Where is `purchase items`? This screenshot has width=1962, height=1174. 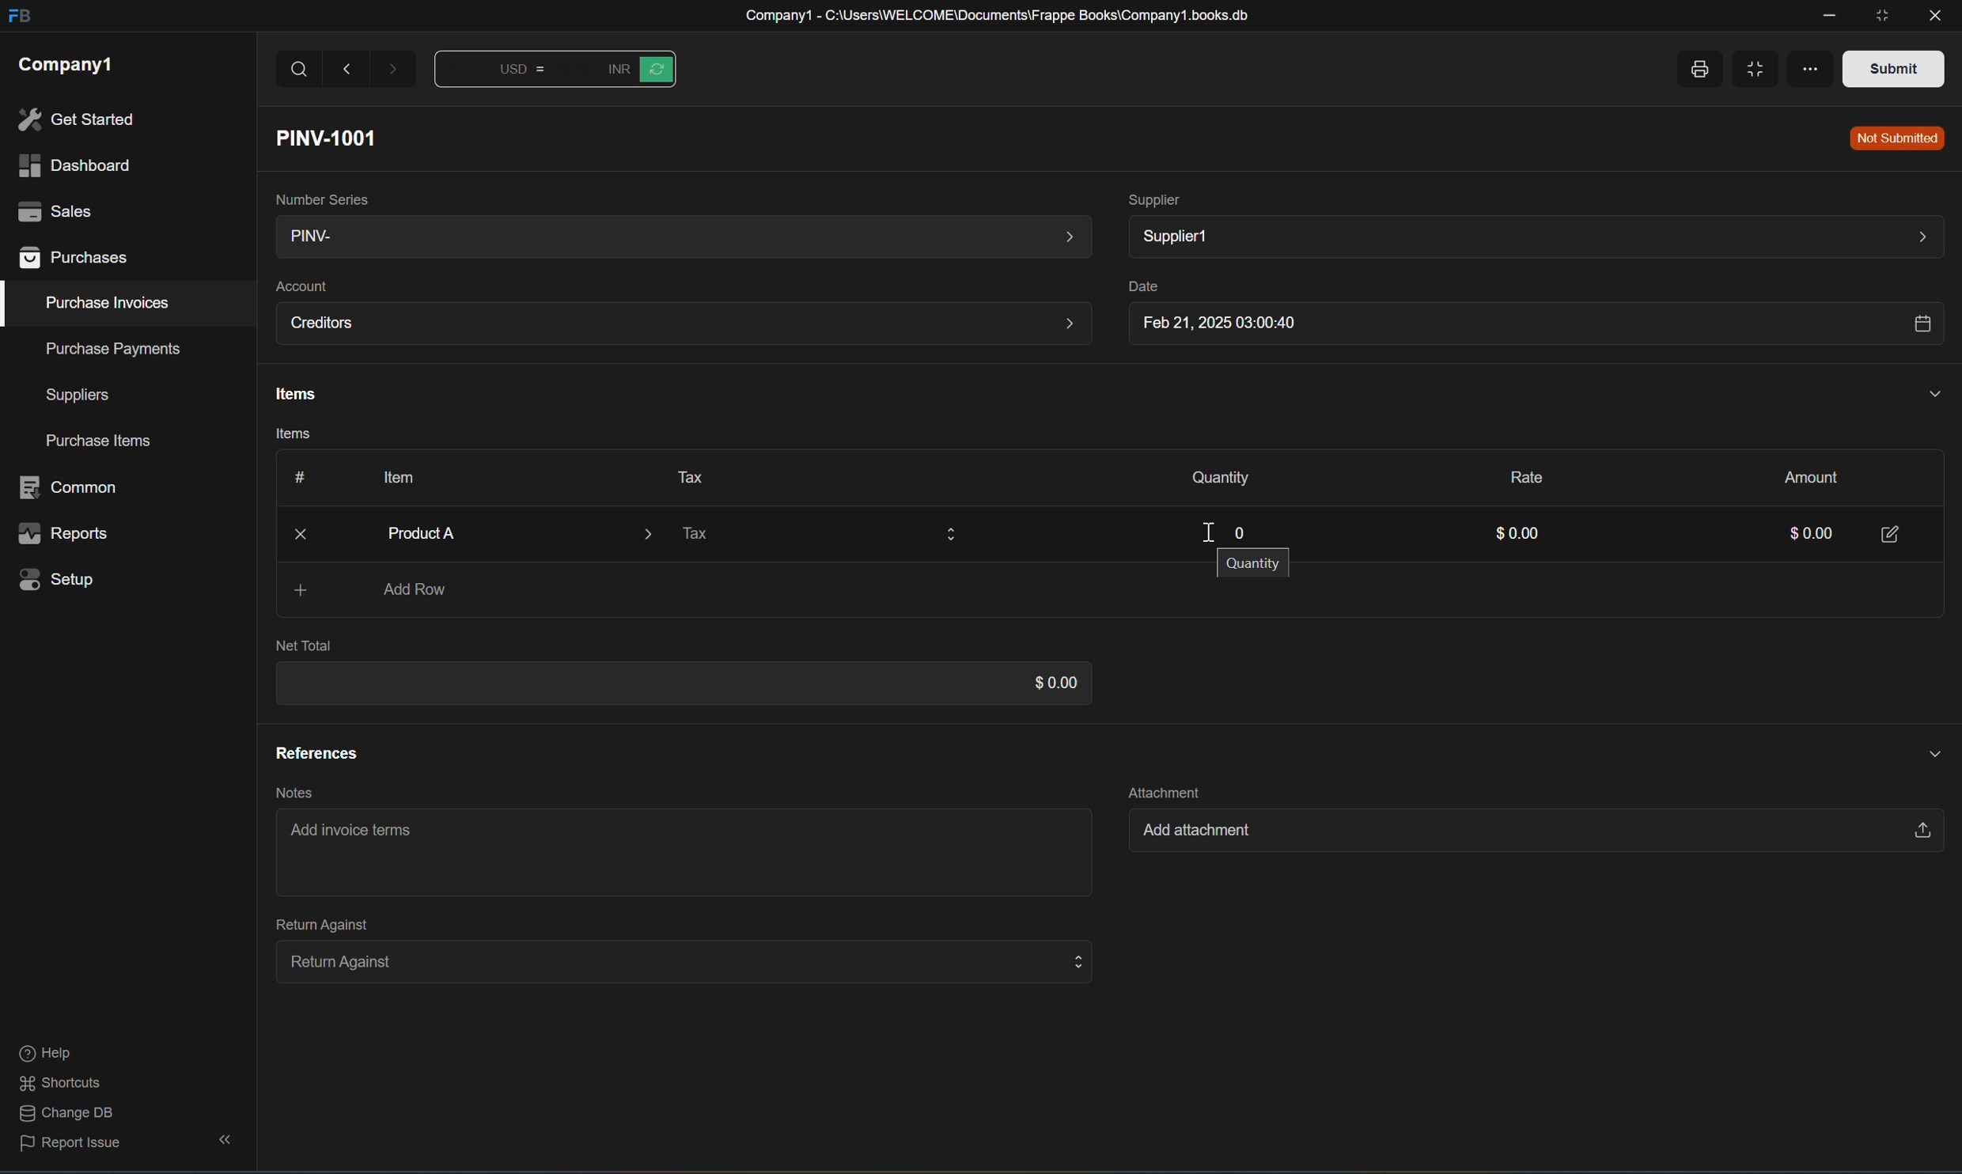
purchase items is located at coordinates (102, 442).